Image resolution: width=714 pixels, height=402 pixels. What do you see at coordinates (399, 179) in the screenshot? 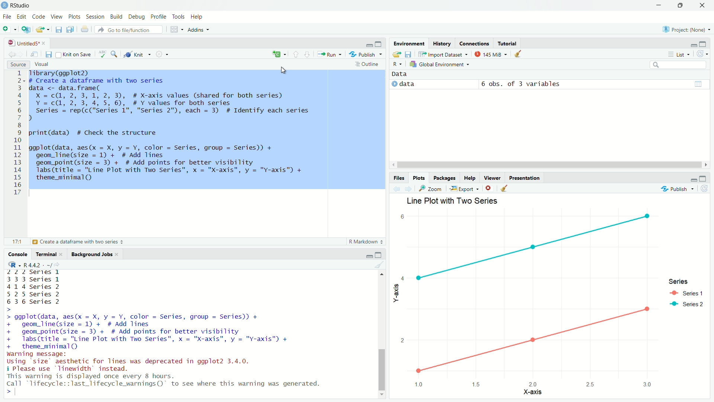
I see `Files` at bounding box center [399, 179].